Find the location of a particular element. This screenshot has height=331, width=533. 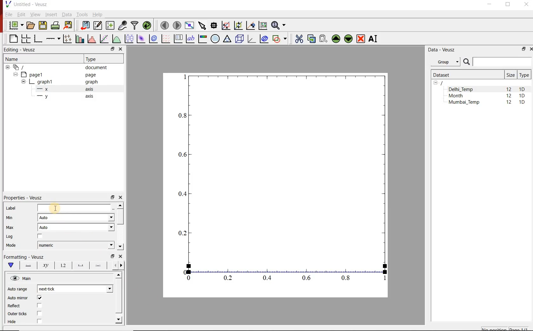

3d graph is located at coordinates (251, 39).